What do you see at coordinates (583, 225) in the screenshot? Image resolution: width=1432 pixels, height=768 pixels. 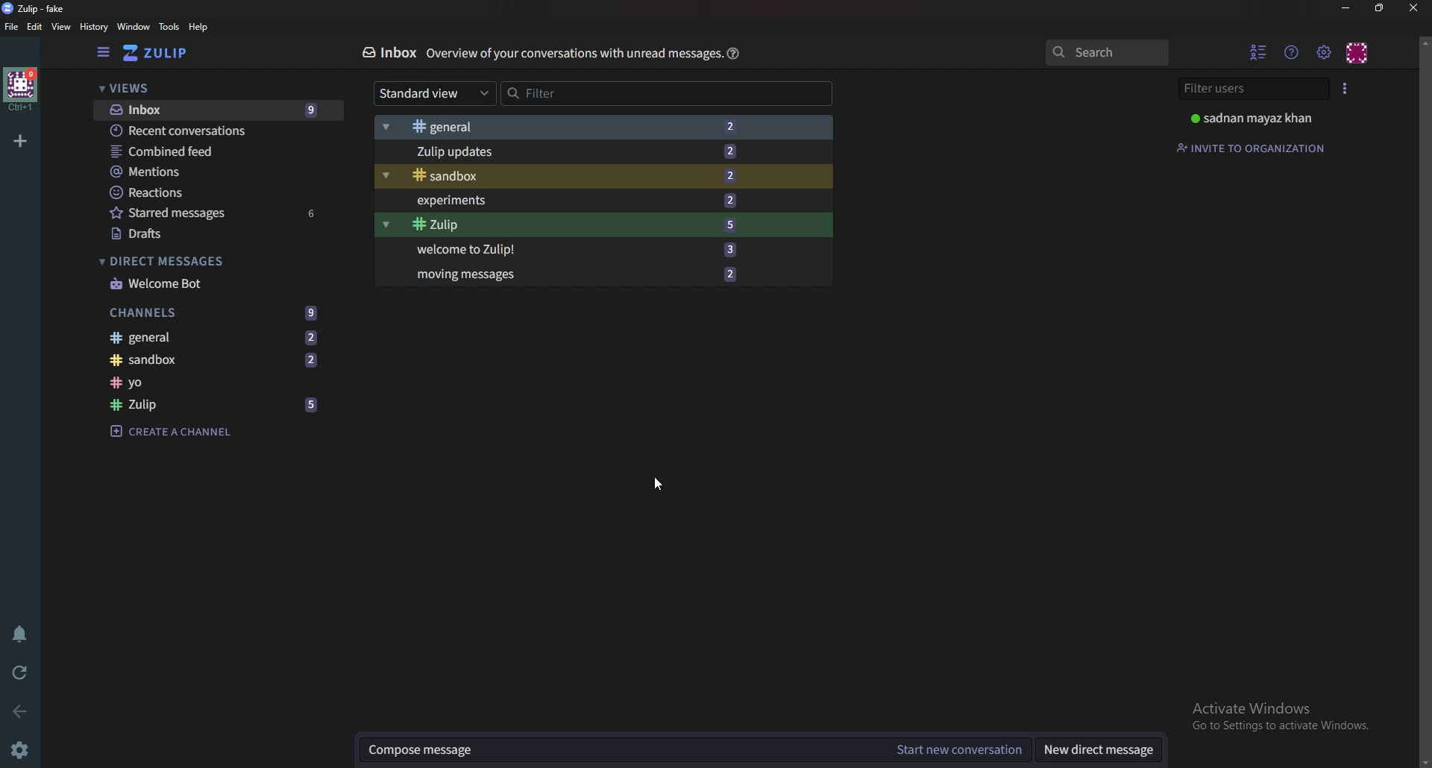 I see `Zulip` at bounding box center [583, 225].